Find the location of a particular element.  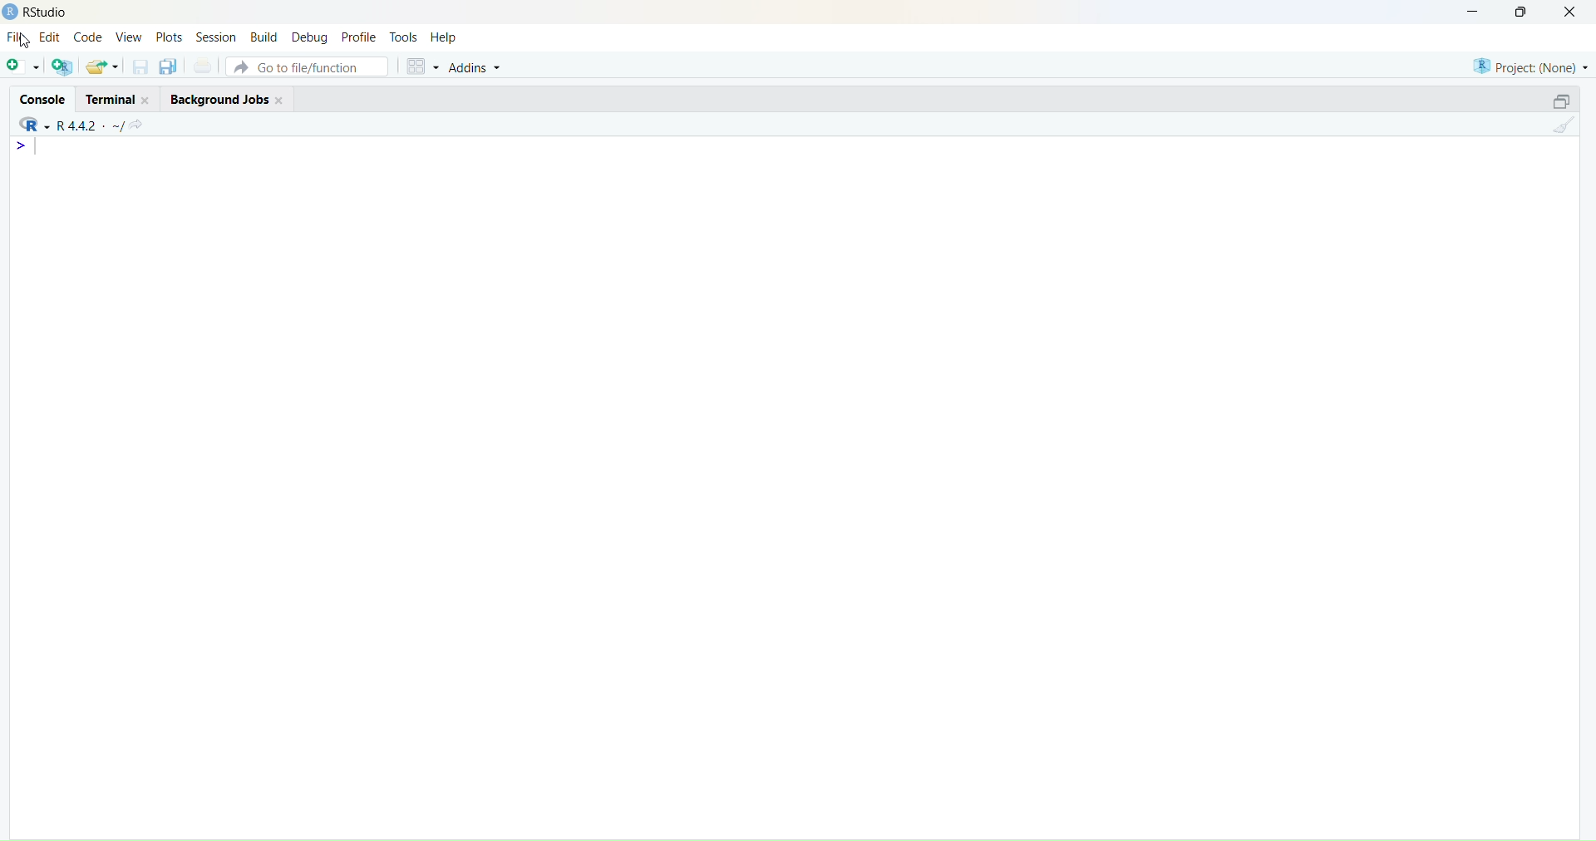

Profile is located at coordinates (358, 37).